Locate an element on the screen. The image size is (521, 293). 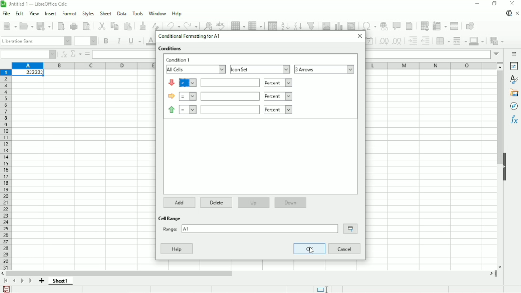
Copy is located at coordinates (114, 25).